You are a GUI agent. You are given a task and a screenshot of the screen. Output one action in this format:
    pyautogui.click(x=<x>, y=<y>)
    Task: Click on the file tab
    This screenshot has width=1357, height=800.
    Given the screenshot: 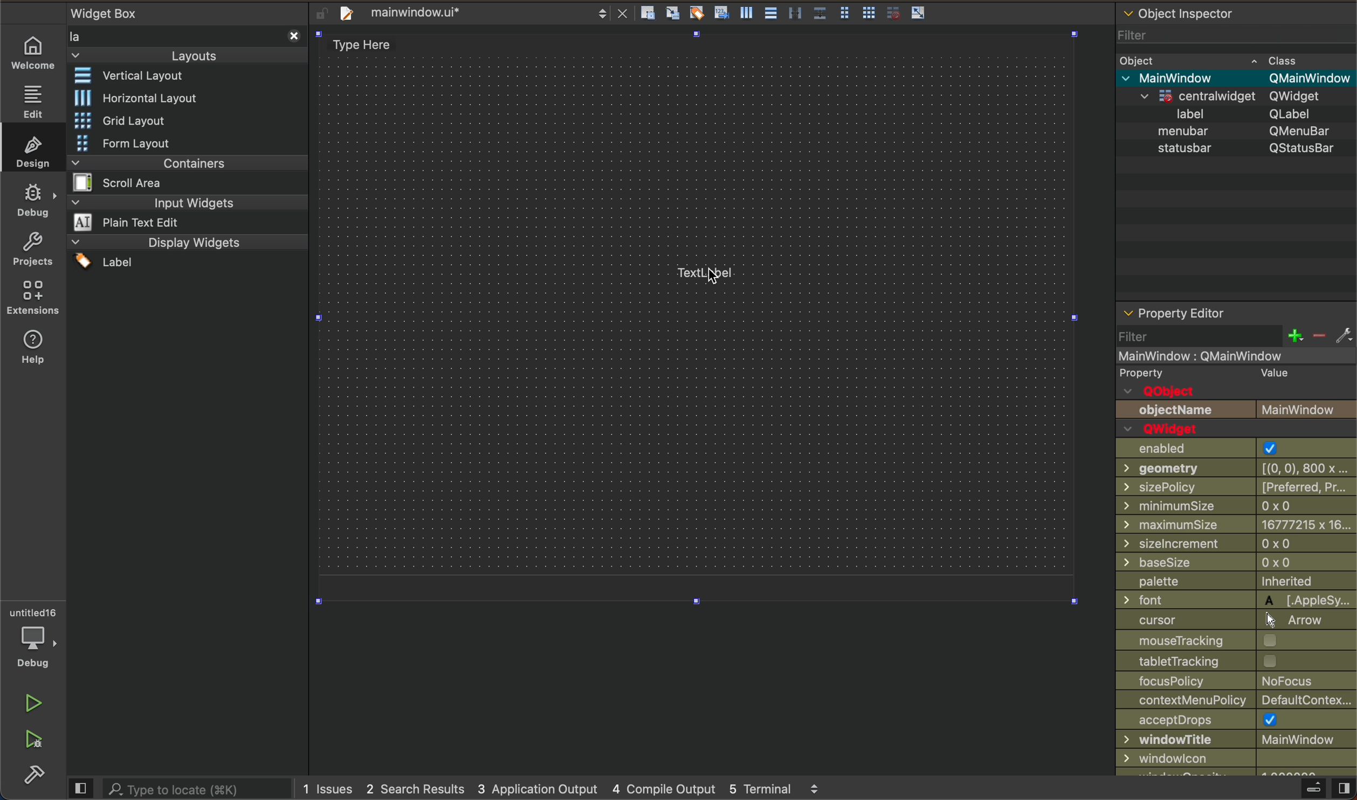 What is the action you would take?
    pyautogui.click(x=484, y=11)
    